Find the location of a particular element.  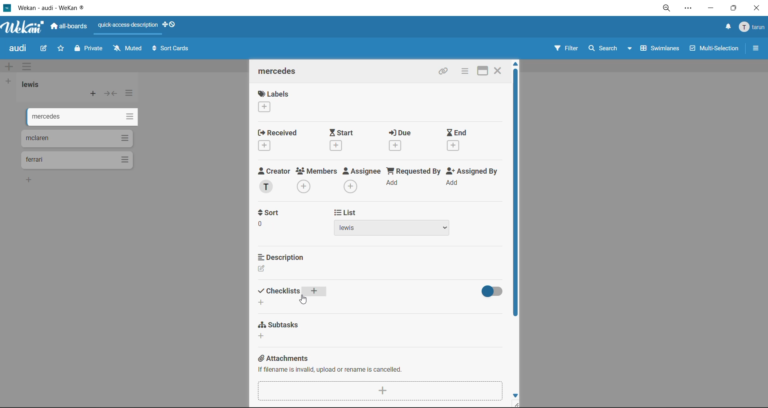

notifications is located at coordinates (726, 27).